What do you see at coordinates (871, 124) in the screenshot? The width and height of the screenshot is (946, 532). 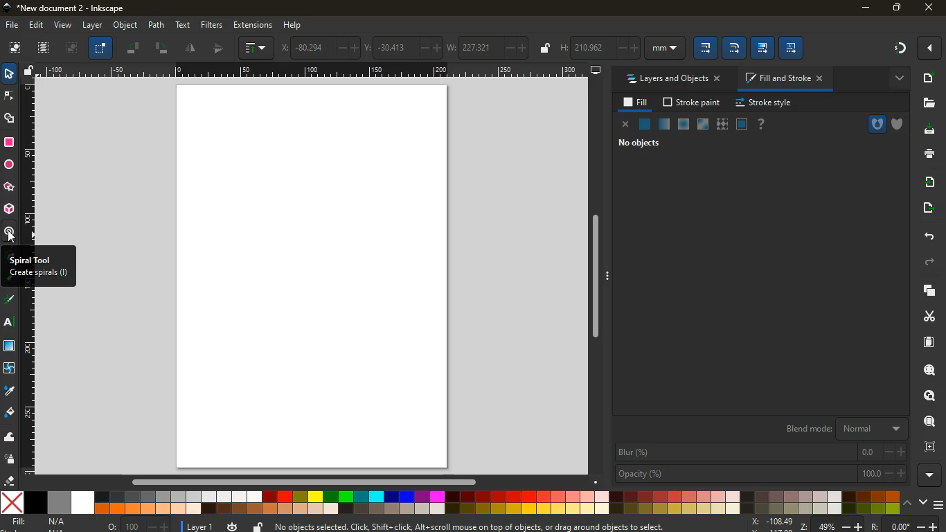 I see `hole` at bounding box center [871, 124].